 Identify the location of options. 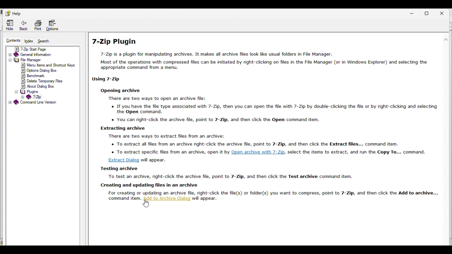
(40, 71).